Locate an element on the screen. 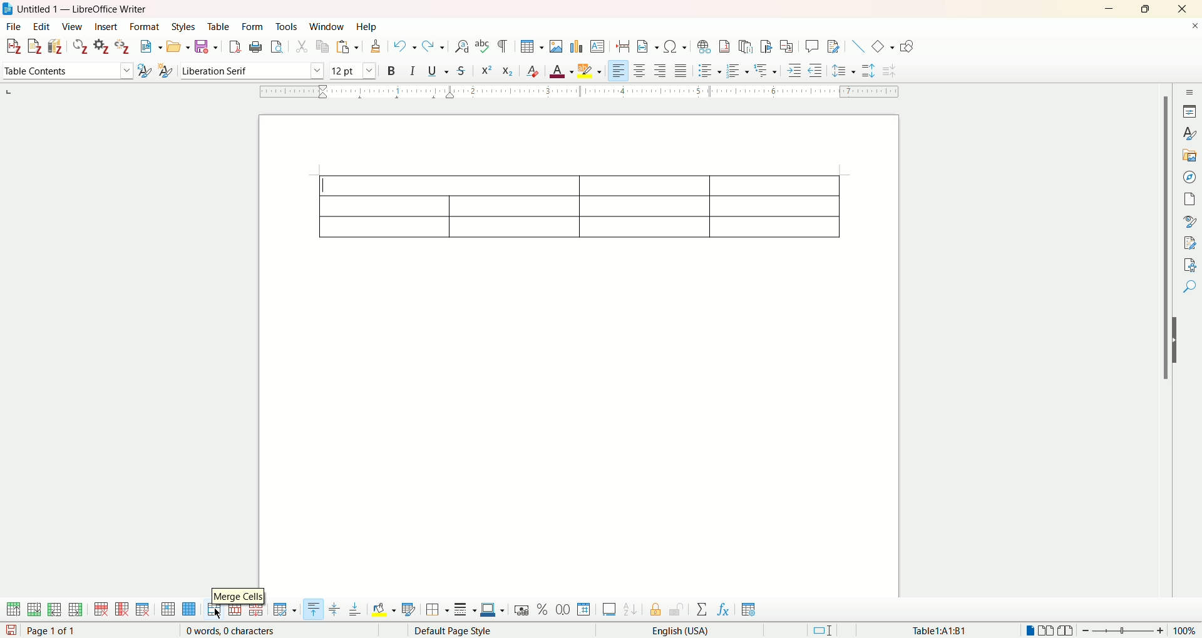  border style is located at coordinates (468, 611).